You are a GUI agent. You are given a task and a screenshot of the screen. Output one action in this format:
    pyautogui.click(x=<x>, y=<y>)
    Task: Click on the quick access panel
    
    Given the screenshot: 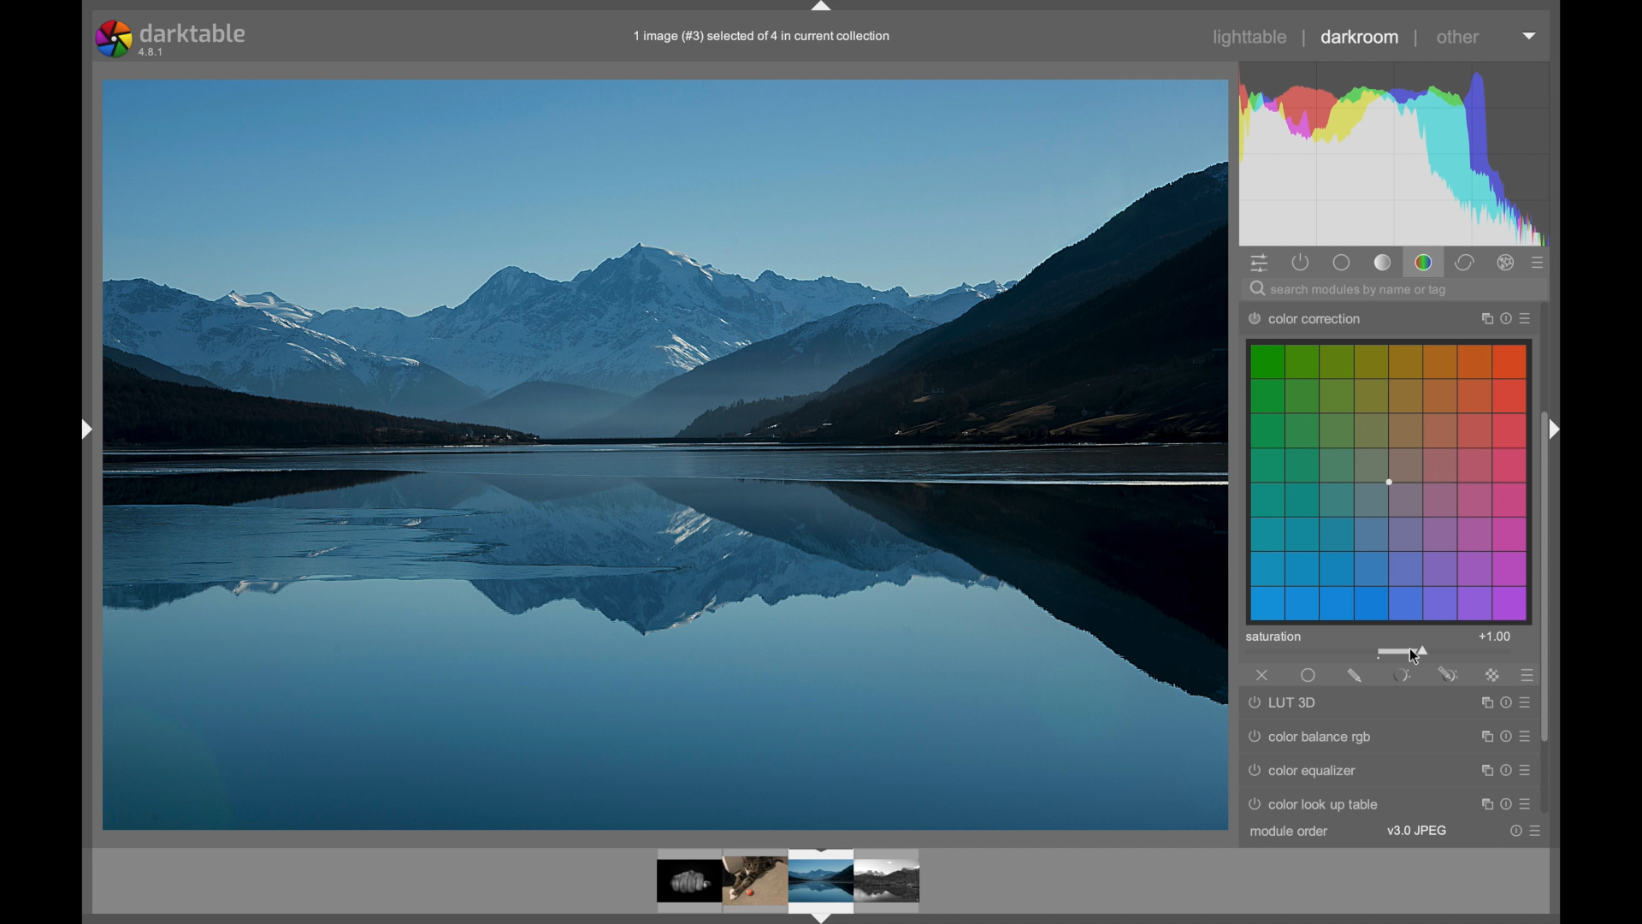 What is the action you would take?
    pyautogui.click(x=1262, y=264)
    